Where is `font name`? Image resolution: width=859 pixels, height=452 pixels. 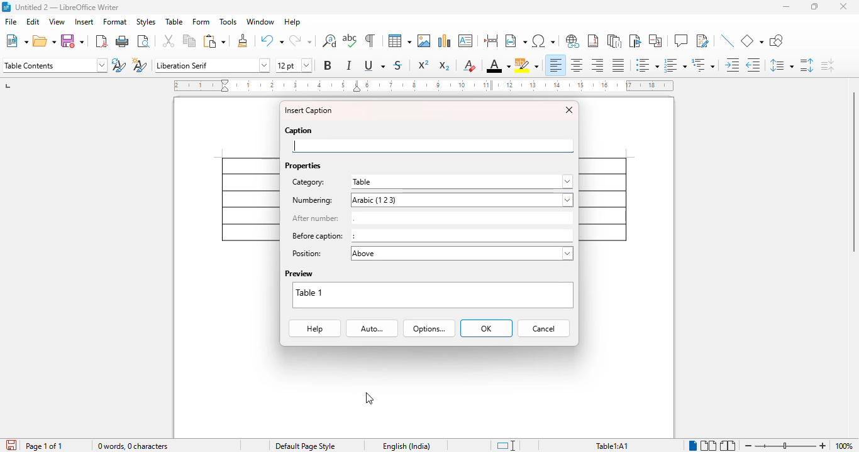 font name is located at coordinates (212, 66).